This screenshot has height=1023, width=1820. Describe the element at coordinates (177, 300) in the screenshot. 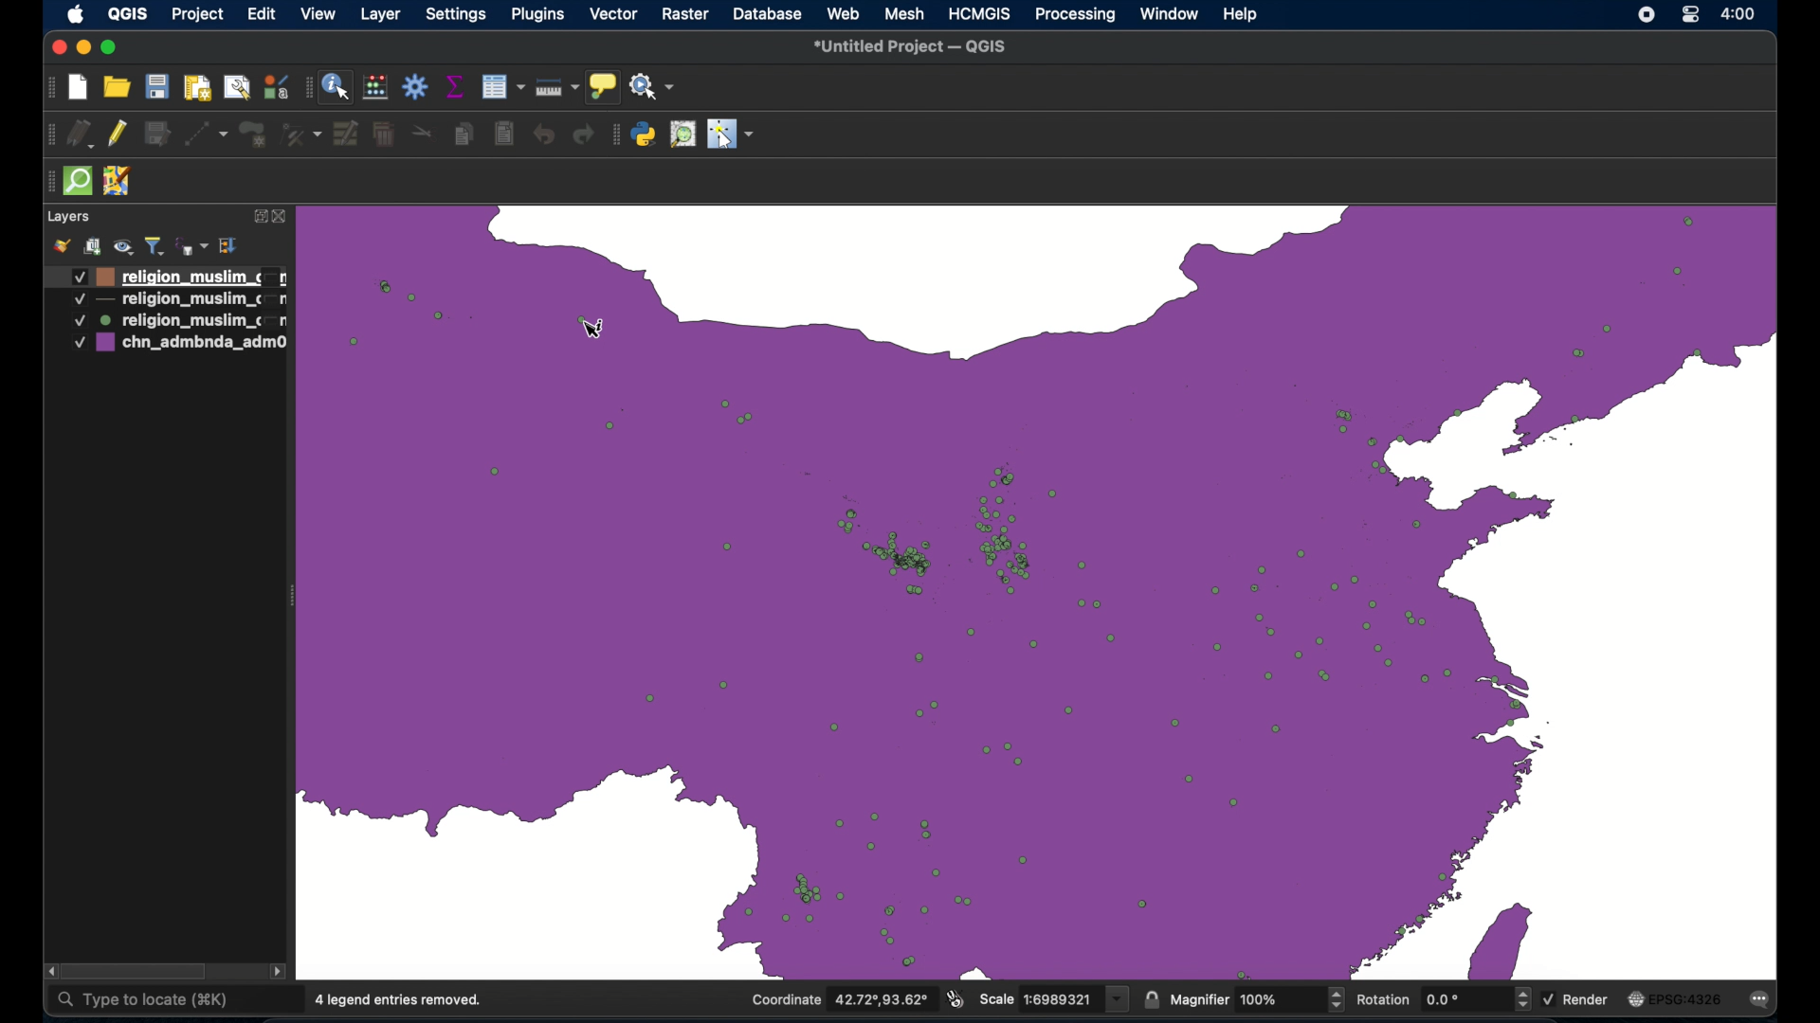

I see `layer 2` at that location.